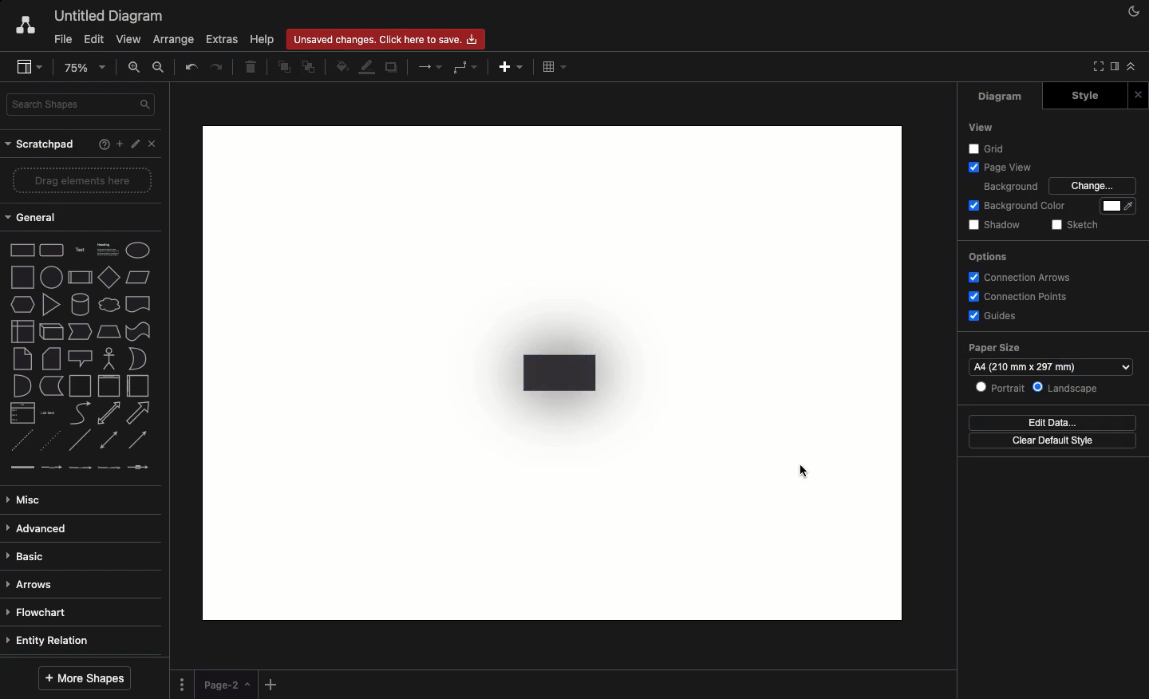  I want to click on Add, so click(513, 68).